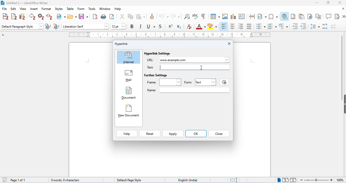 This screenshot has height=183, width=346. I want to click on clone, so click(152, 16).